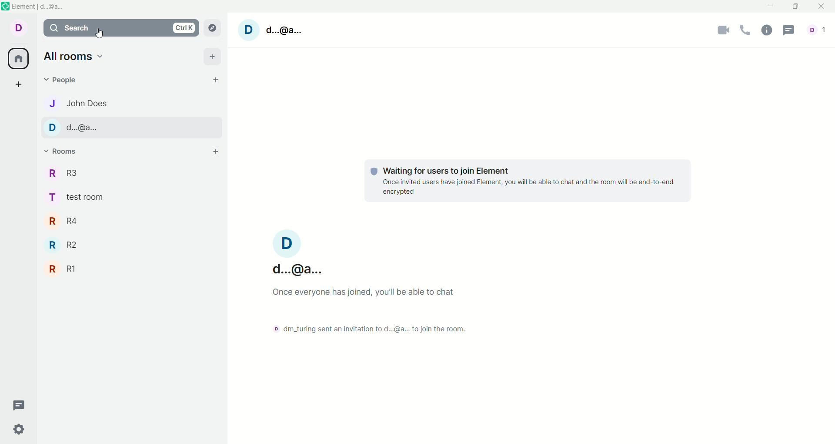 This screenshot has width=835, height=444. What do you see at coordinates (766, 31) in the screenshot?
I see `room info` at bounding box center [766, 31].